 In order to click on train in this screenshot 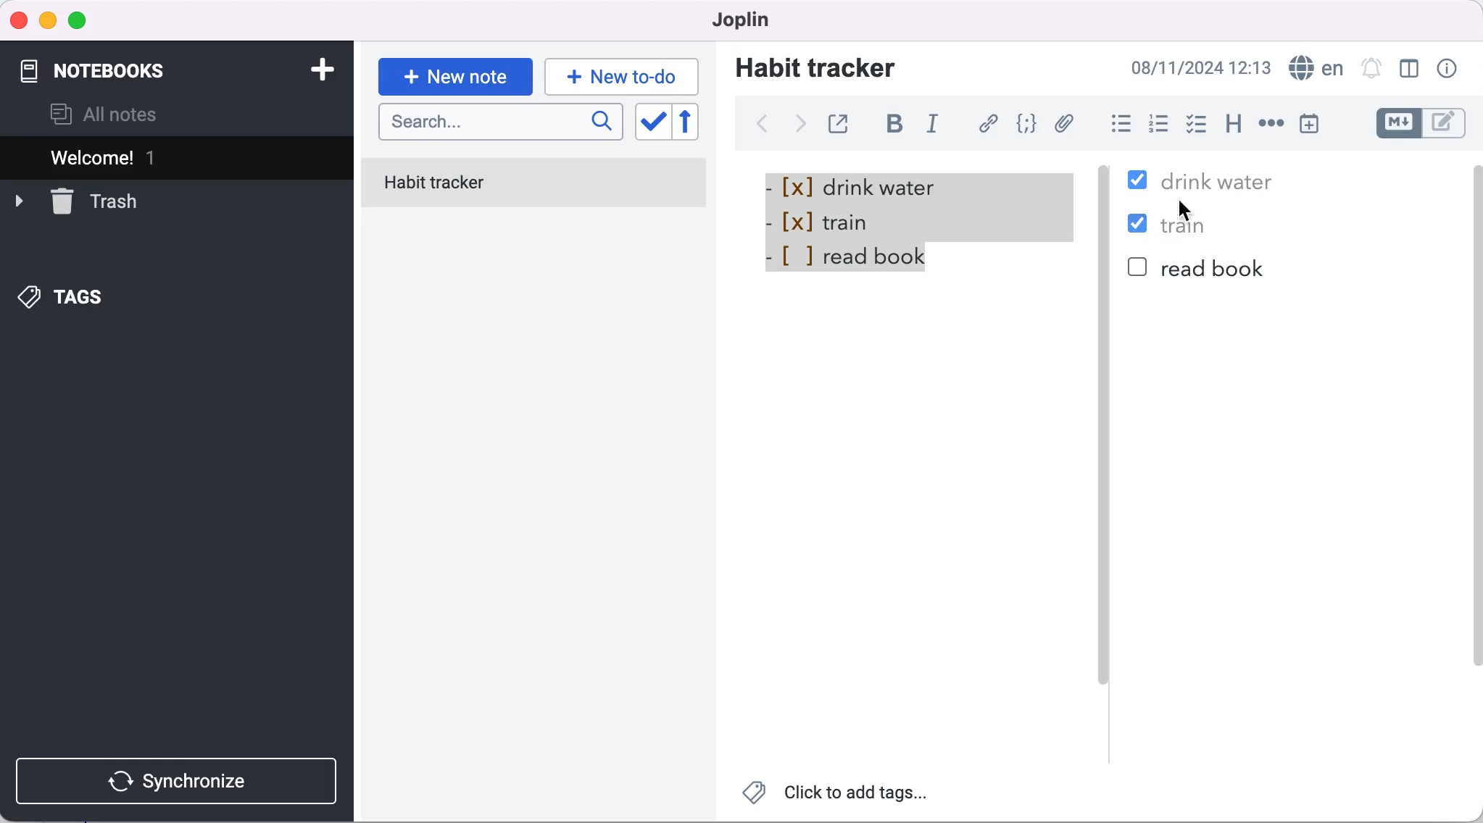, I will do `click(1195, 225)`.